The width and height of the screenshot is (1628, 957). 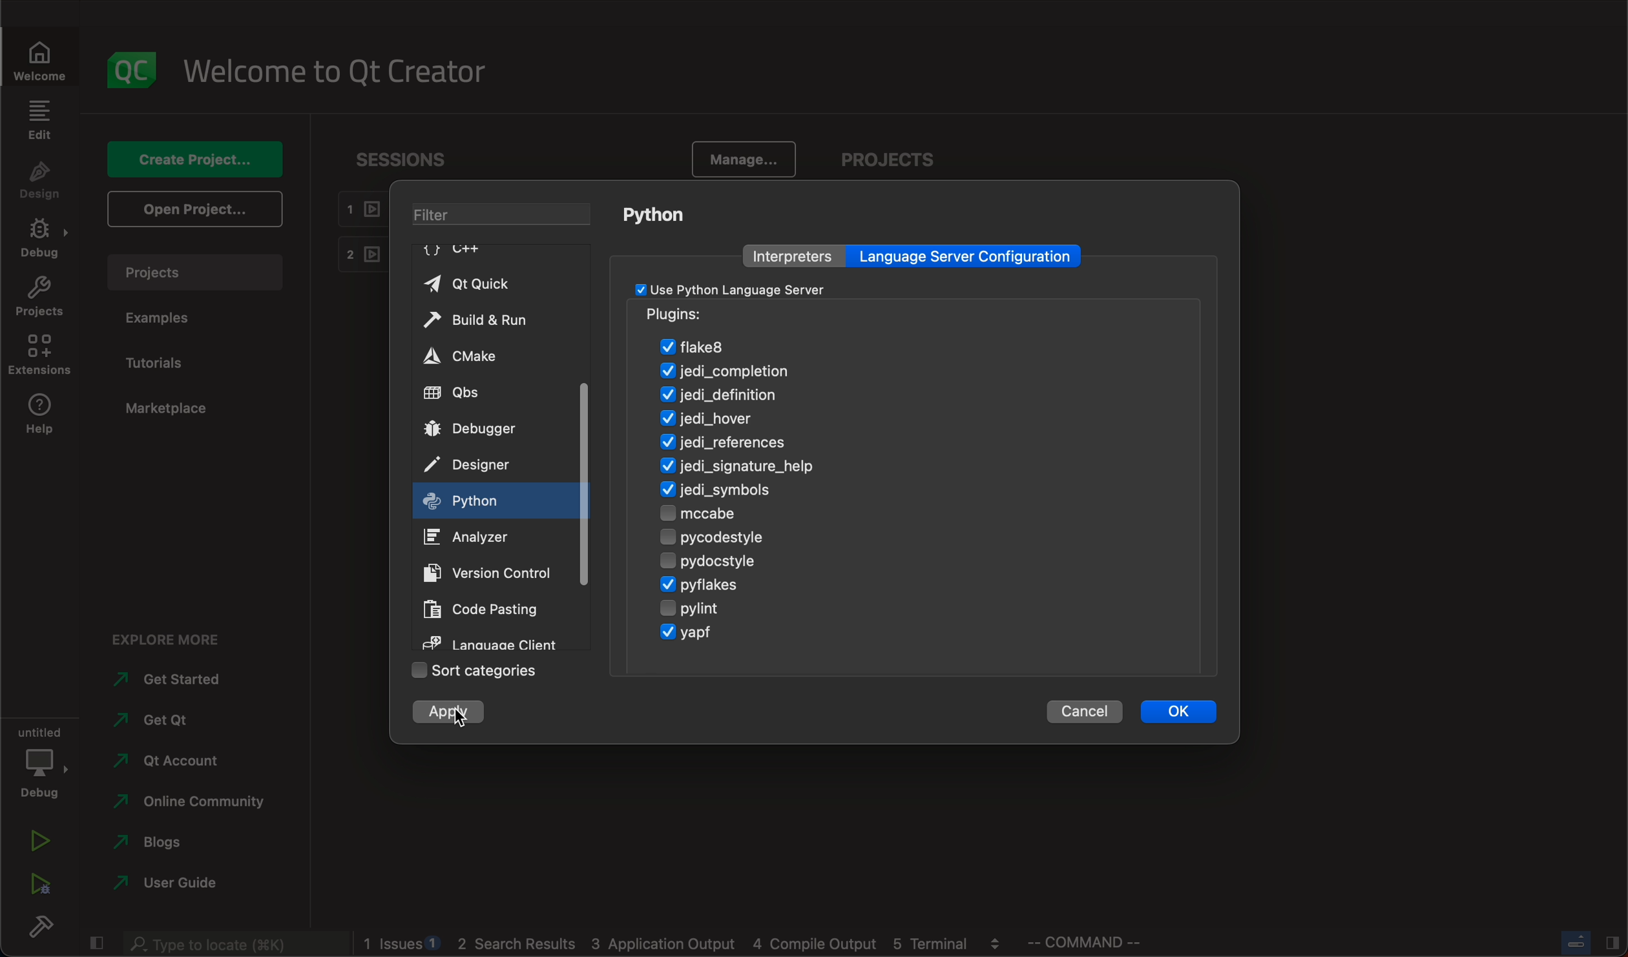 I want to click on edit, so click(x=38, y=121).